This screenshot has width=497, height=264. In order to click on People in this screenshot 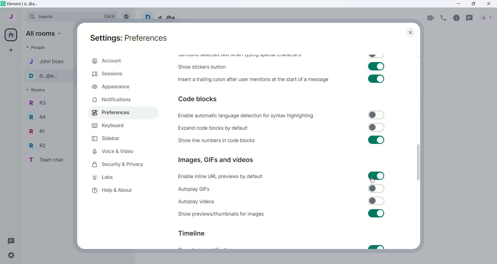, I will do `click(488, 18)`.